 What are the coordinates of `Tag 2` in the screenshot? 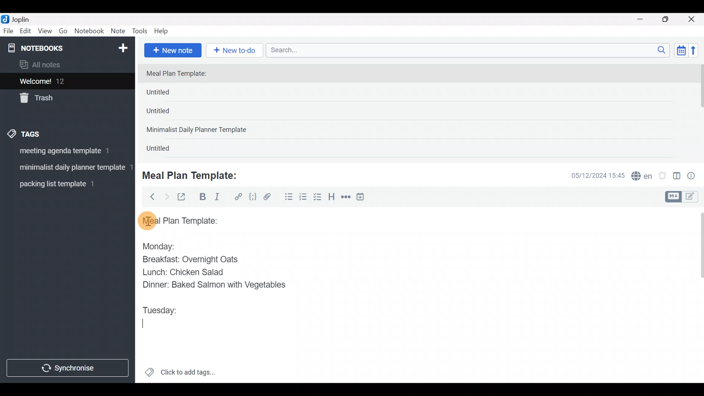 It's located at (67, 168).